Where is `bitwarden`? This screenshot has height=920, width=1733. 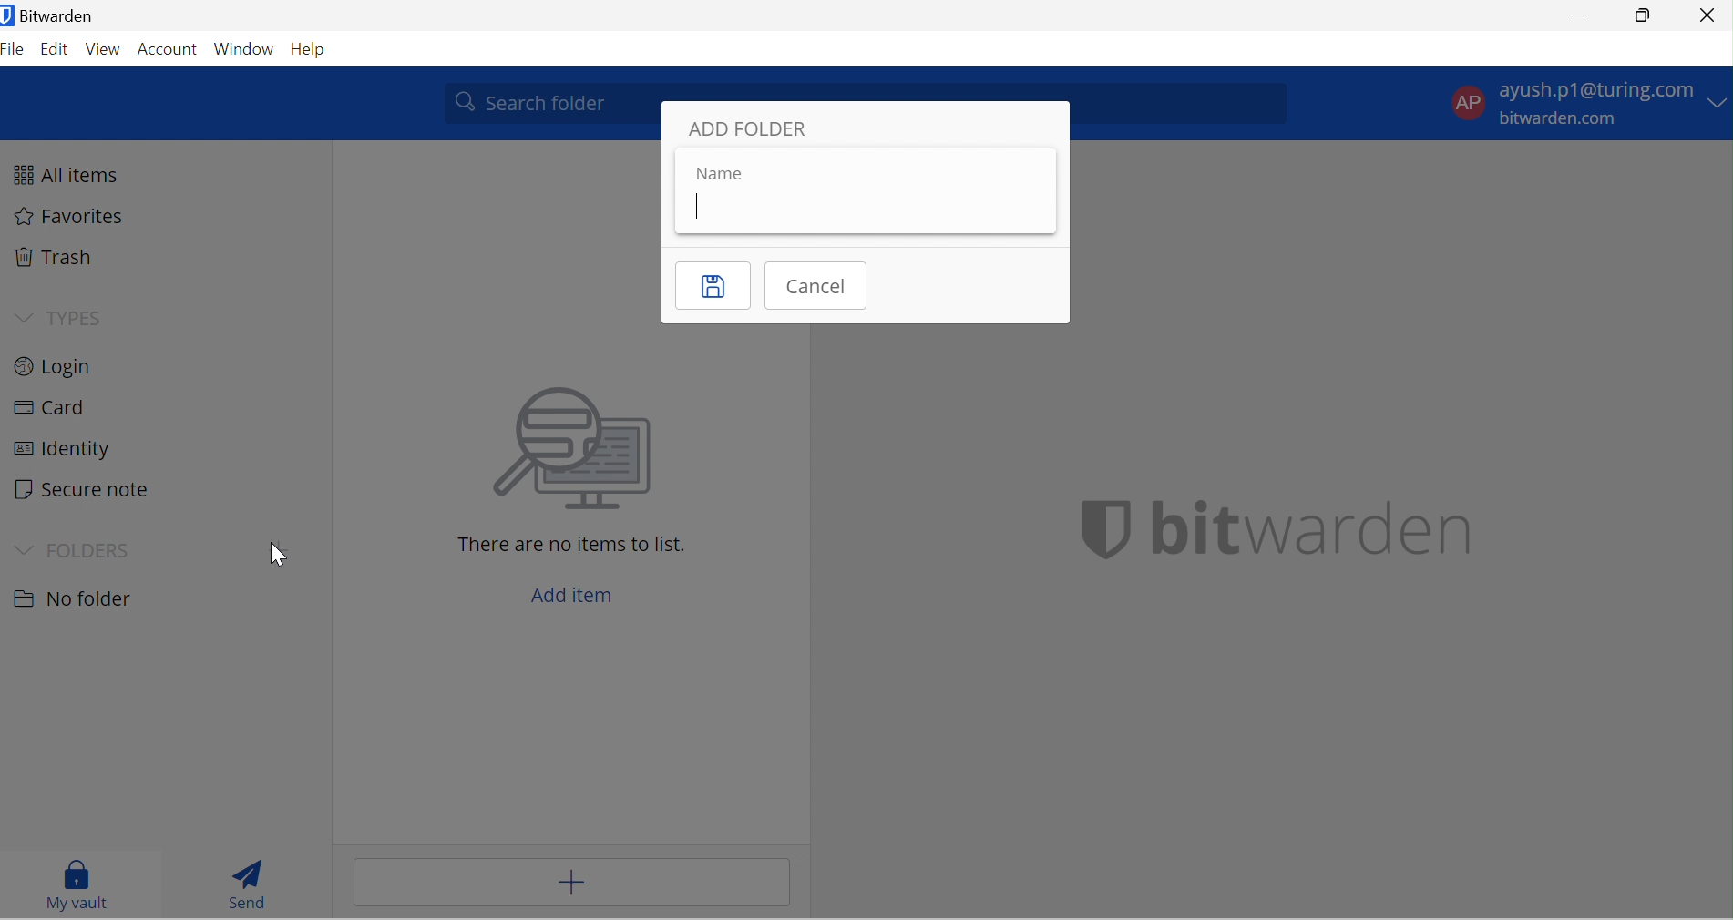 bitwarden is located at coordinates (1278, 529).